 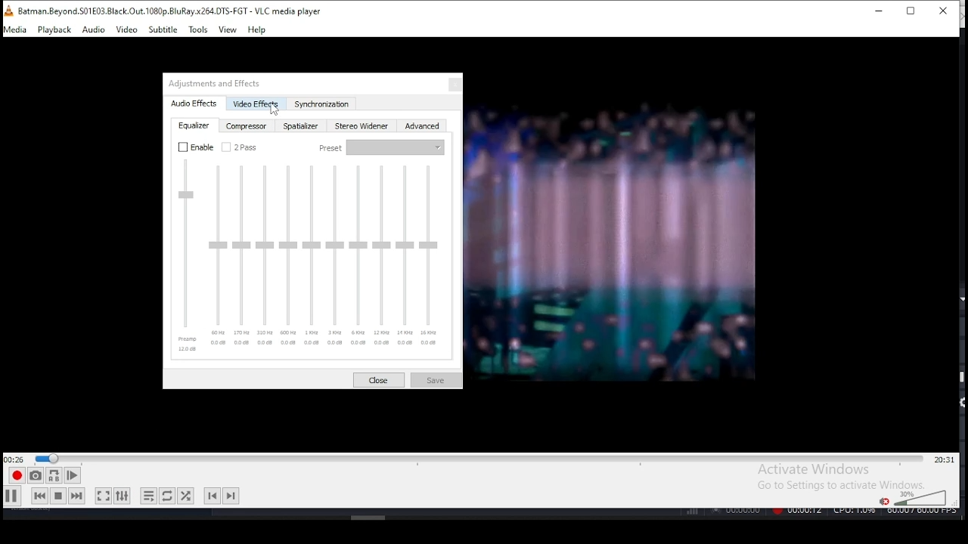 What do you see at coordinates (310, 258) in the screenshot?
I see `` at bounding box center [310, 258].